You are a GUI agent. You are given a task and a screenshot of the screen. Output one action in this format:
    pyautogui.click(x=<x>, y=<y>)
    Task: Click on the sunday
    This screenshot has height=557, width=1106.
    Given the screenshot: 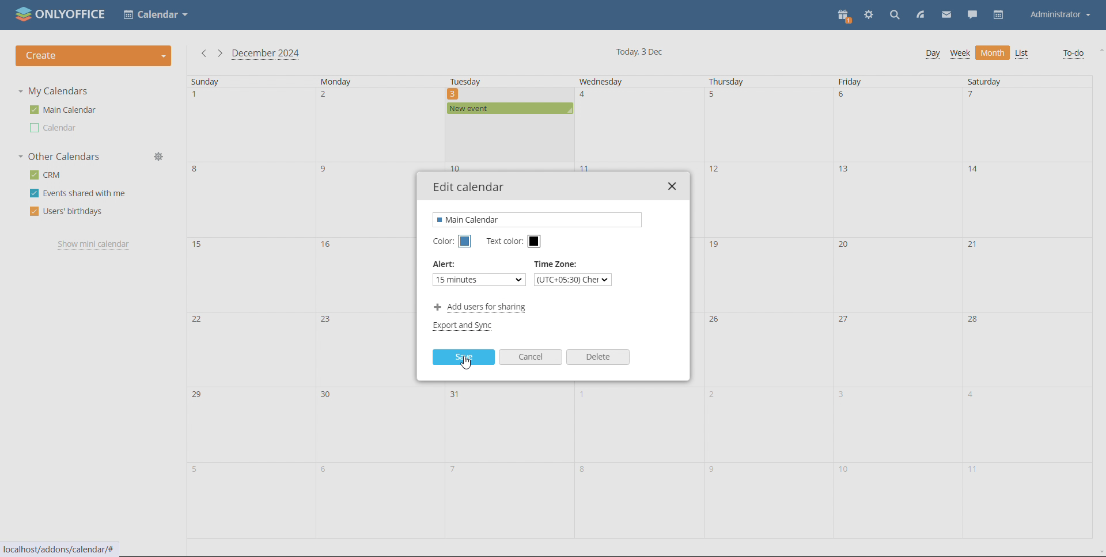 What is the action you would take?
    pyautogui.click(x=240, y=82)
    